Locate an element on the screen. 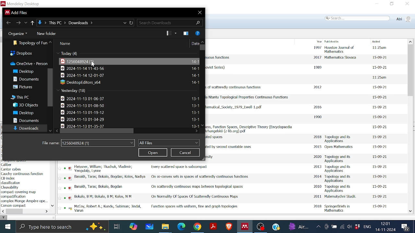 The image size is (415, 233). pdf is located at coordinates (71, 209).